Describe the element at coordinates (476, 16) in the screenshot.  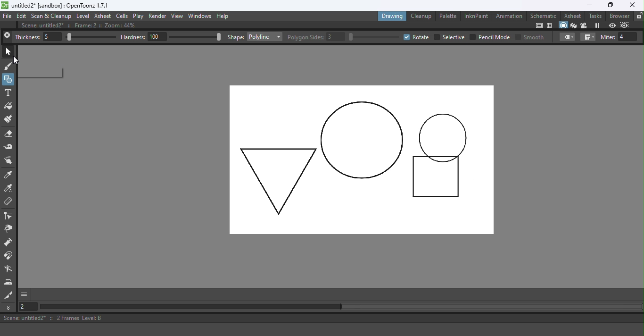
I see `InknPaint` at that location.